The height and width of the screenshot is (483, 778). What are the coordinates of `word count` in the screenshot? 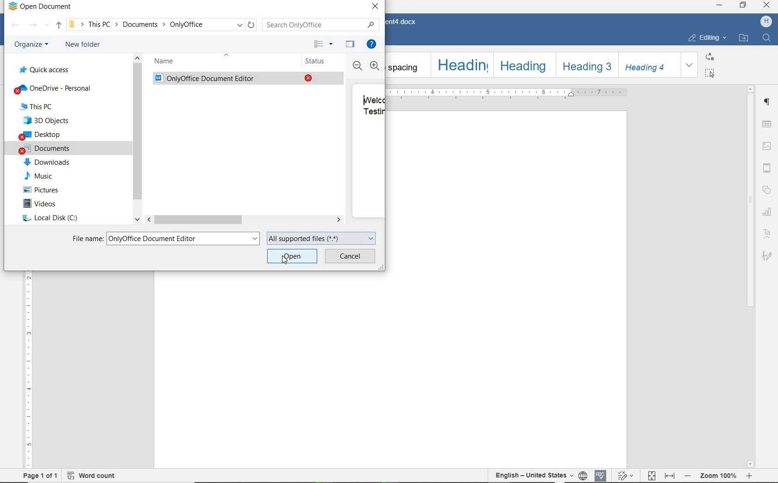 It's located at (92, 477).